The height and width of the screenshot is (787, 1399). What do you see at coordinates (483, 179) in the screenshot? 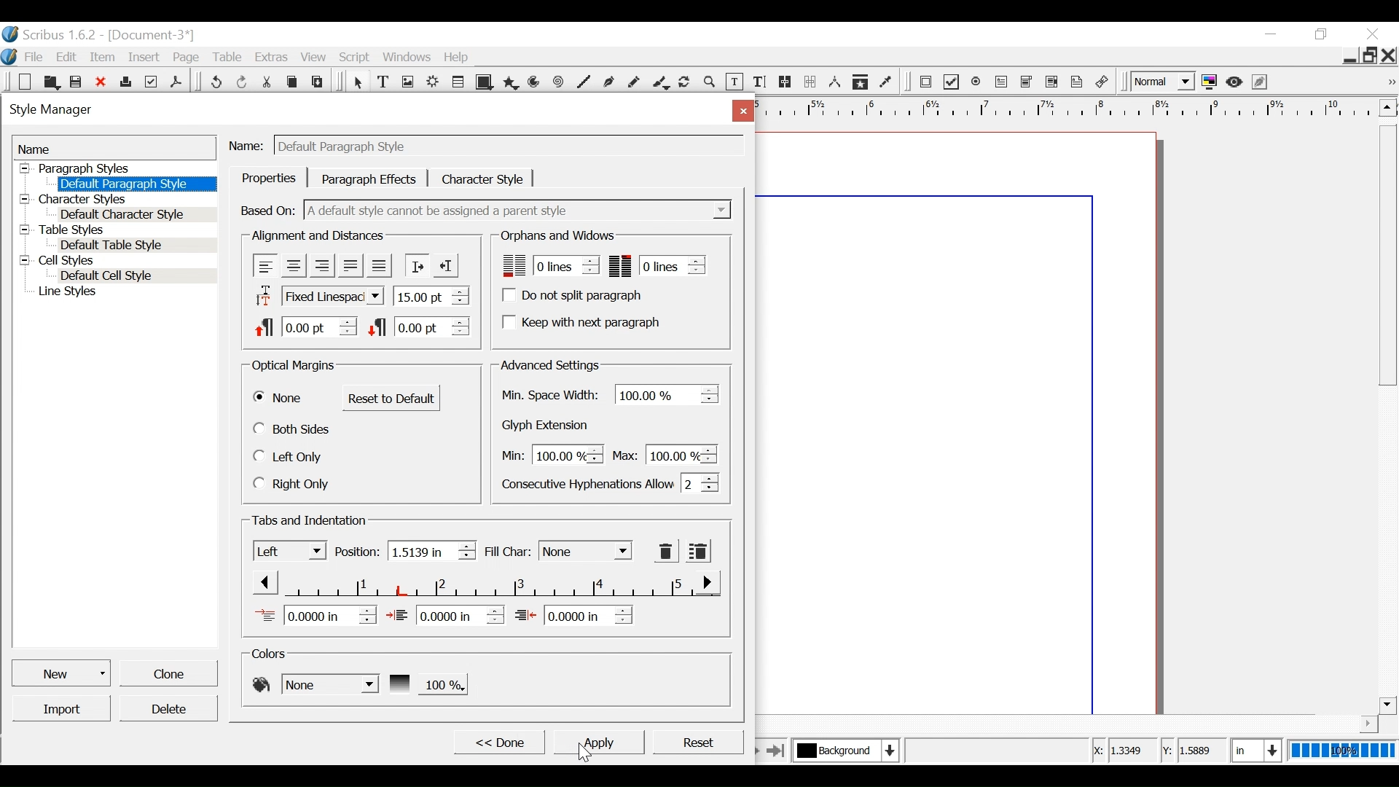
I see `Character Style` at bounding box center [483, 179].